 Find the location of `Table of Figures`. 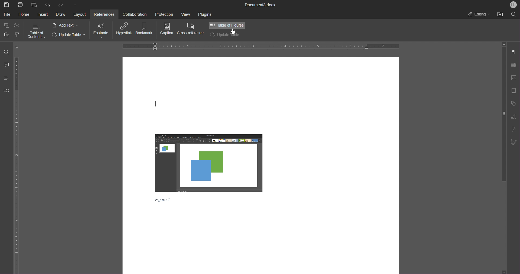

Table of Figures is located at coordinates (227, 25).